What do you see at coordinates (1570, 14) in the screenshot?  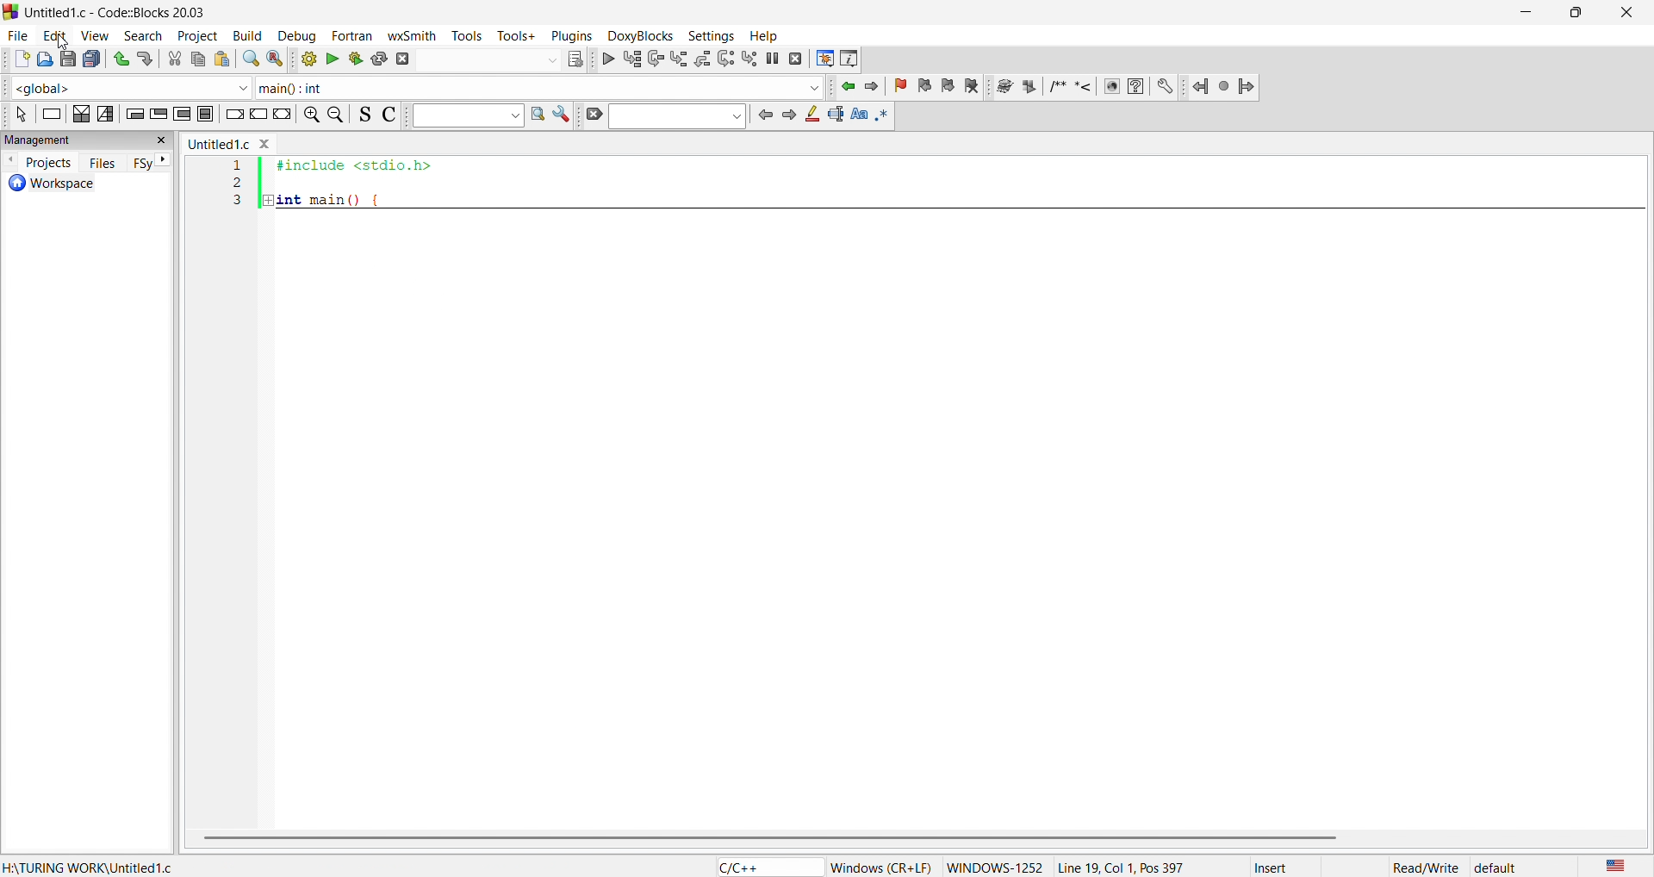 I see `maximize/restore` at bounding box center [1570, 14].